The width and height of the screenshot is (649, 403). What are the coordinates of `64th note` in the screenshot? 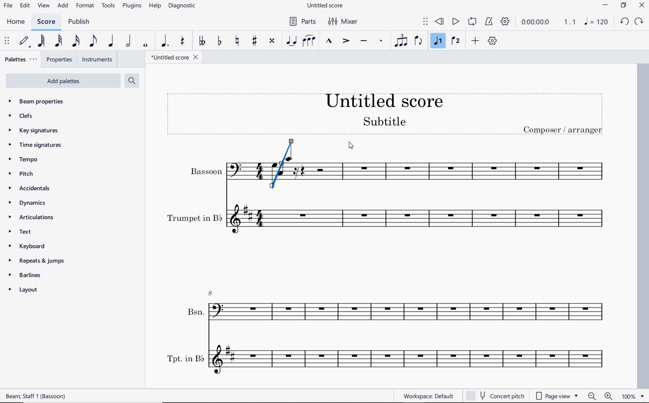 It's located at (42, 41).